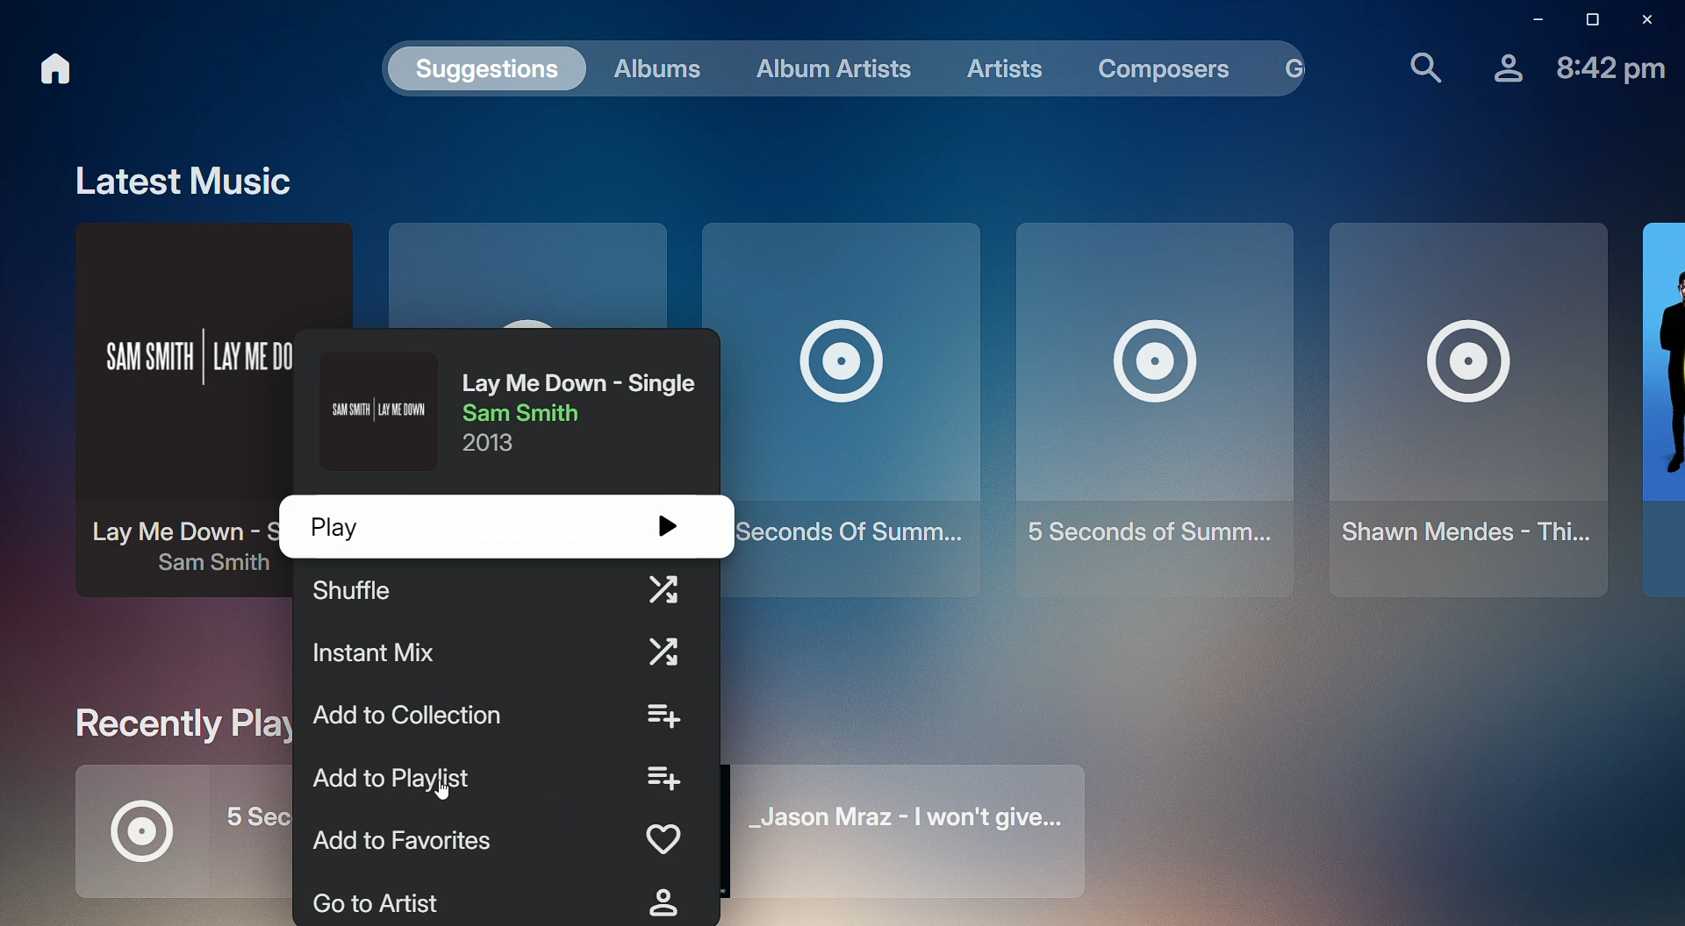  What do you see at coordinates (515, 417) in the screenshot?
I see `Lay Me Down - Sam Smith` at bounding box center [515, 417].